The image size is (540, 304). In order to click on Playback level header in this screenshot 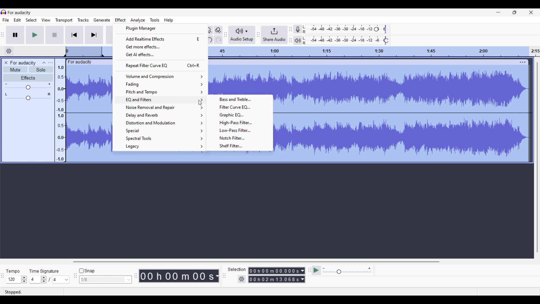, I will do `click(386, 41)`.